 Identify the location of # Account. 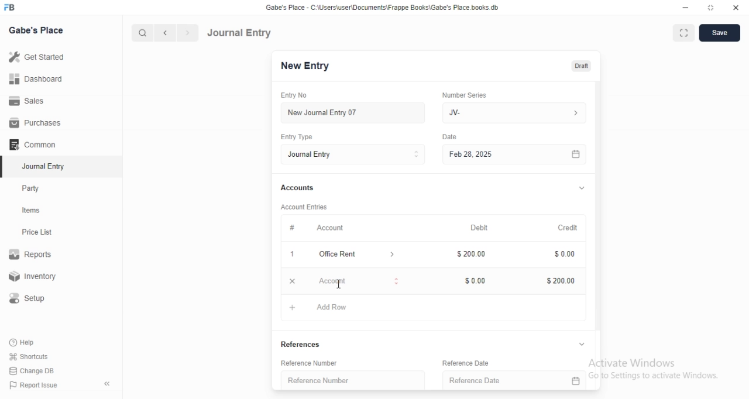
(315, 228).